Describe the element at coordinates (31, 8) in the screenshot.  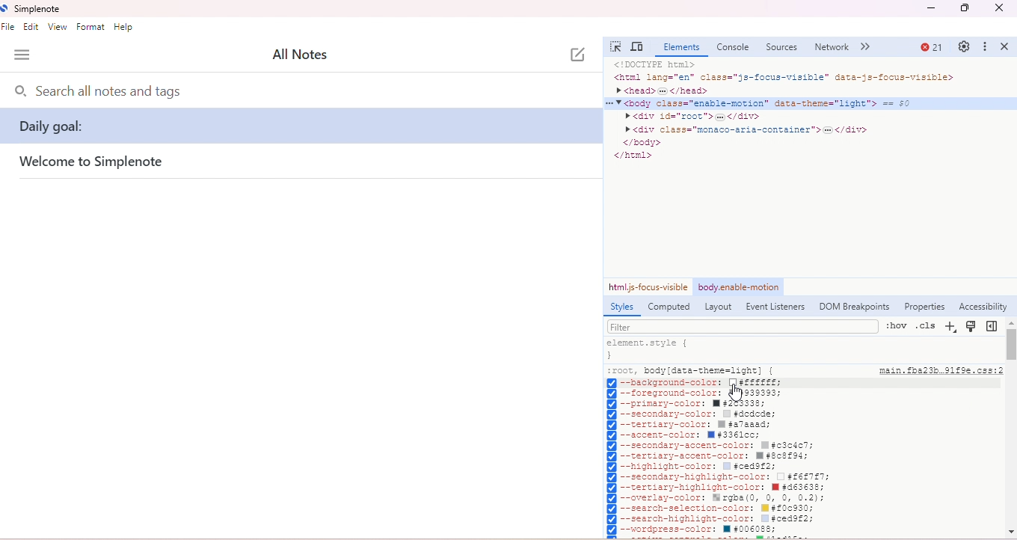
I see `simplenote` at that location.